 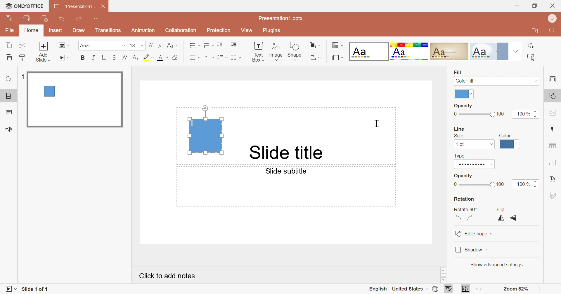 I want to click on Collaboration, so click(x=181, y=31).